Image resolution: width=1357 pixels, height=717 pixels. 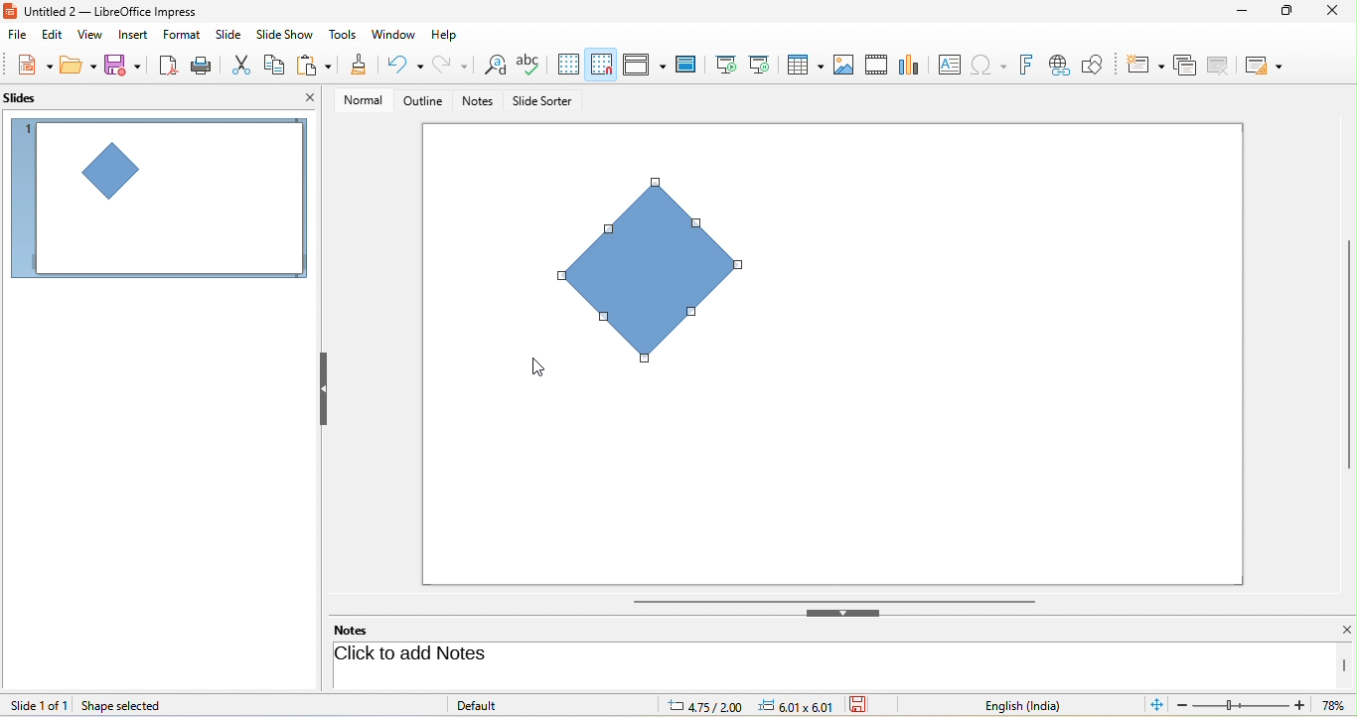 What do you see at coordinates (288, 35) in the screenshot?
I see `slide show` at bounding box center [288, 35].